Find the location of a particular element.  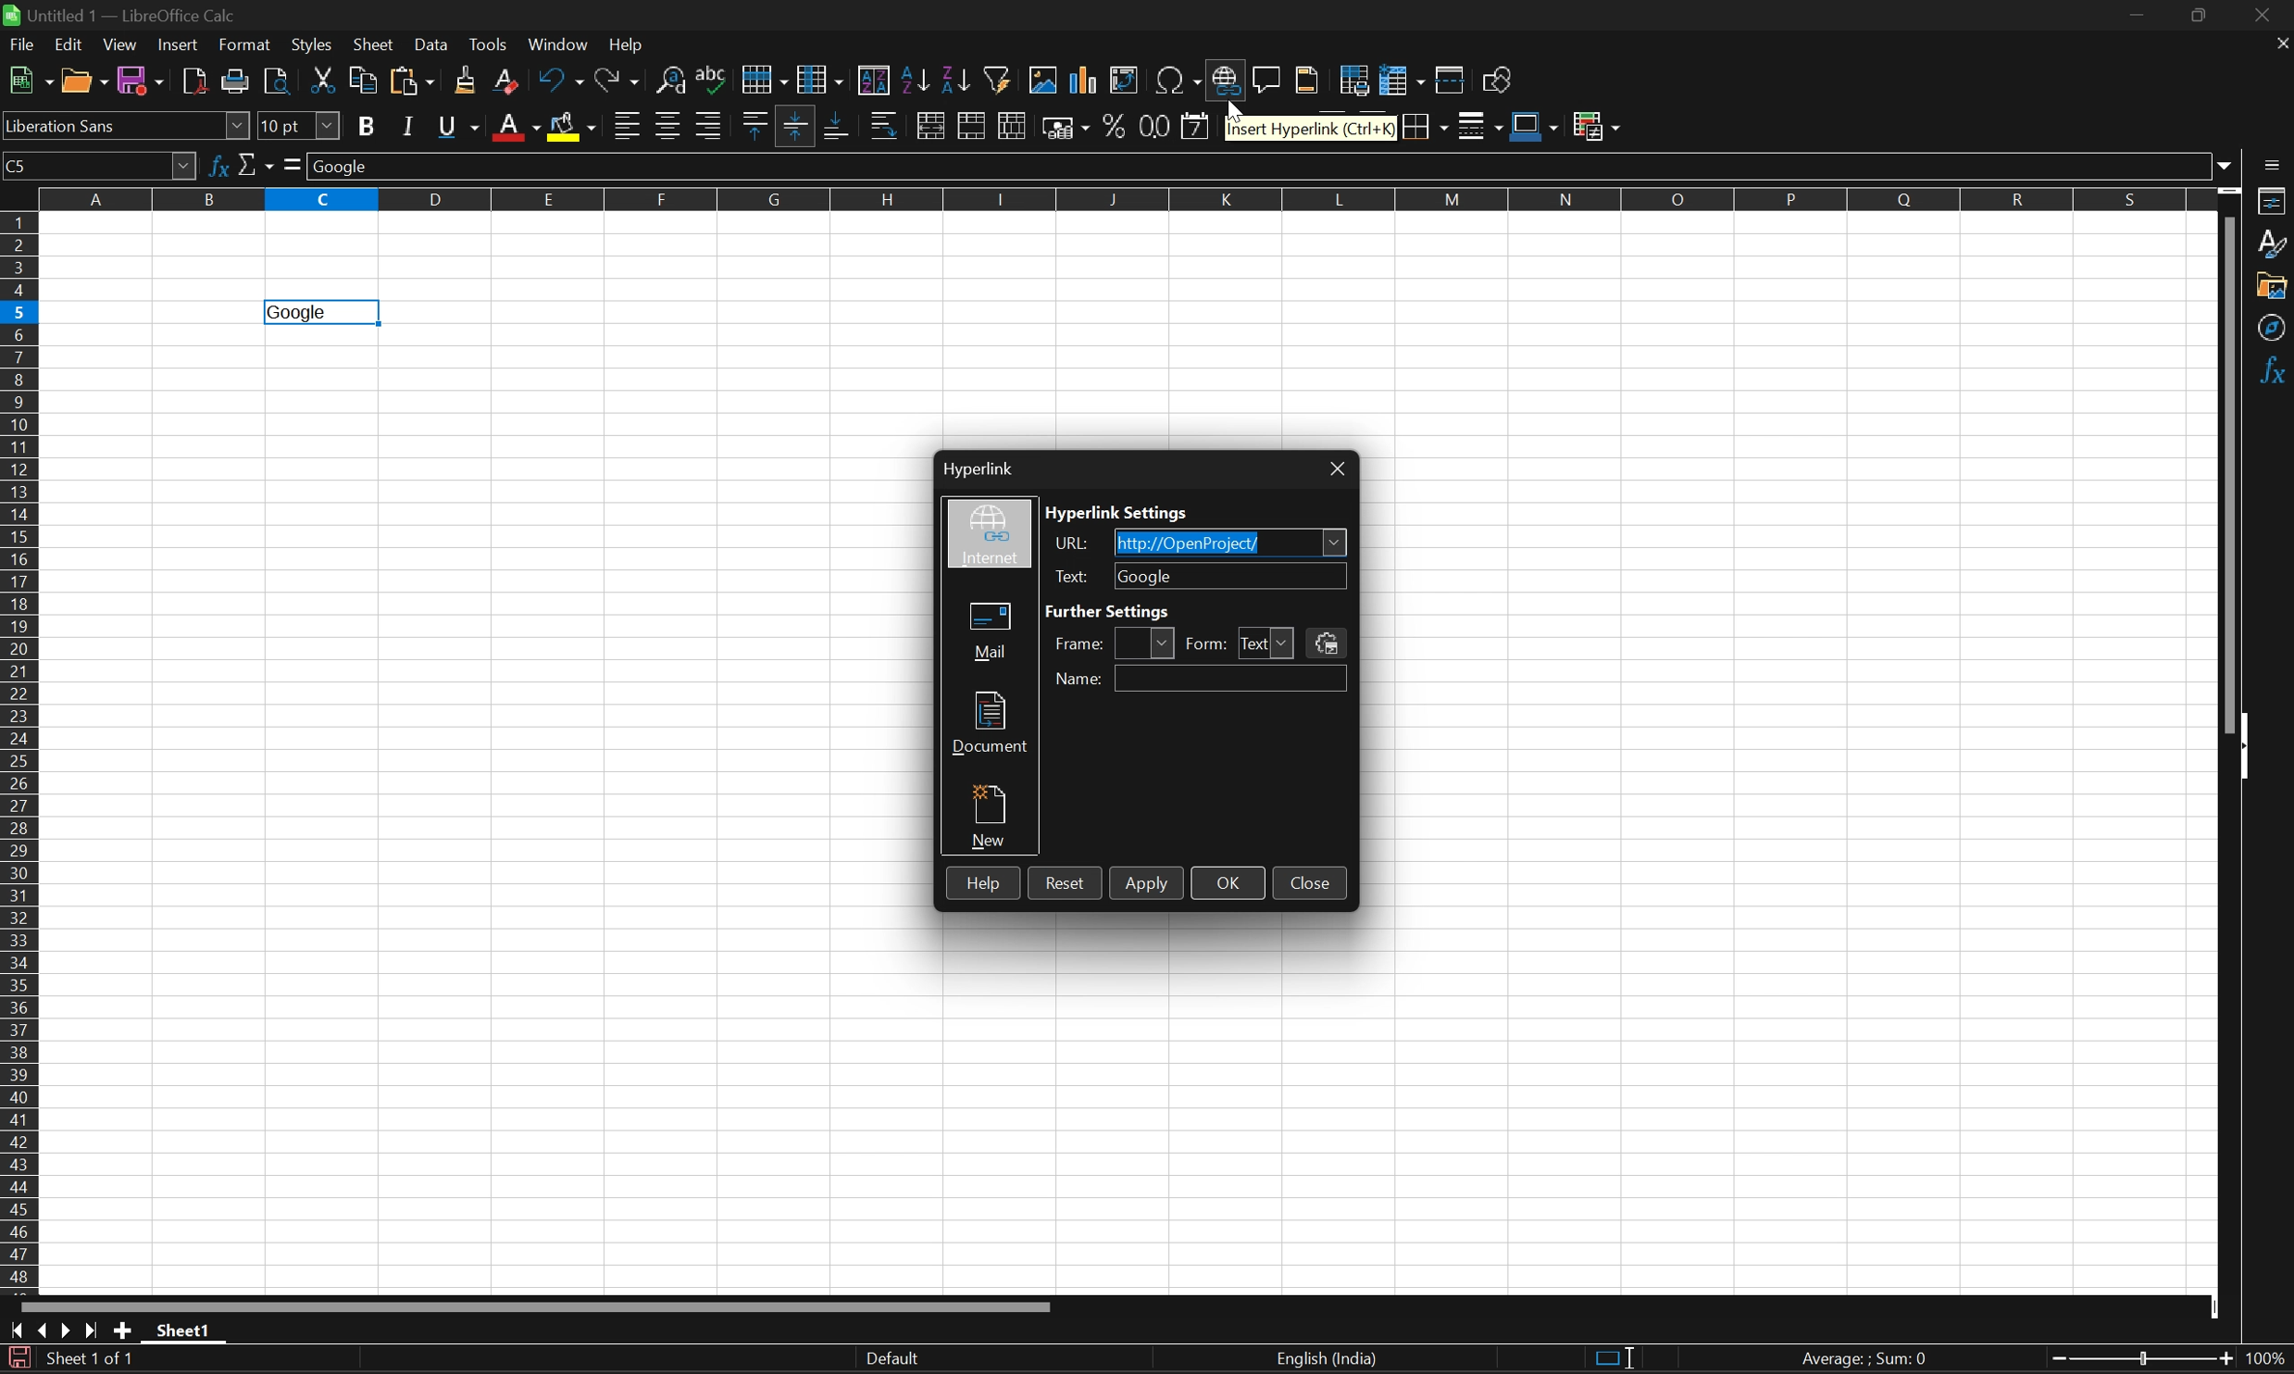

Sheet is located at coordinates (375, 44).